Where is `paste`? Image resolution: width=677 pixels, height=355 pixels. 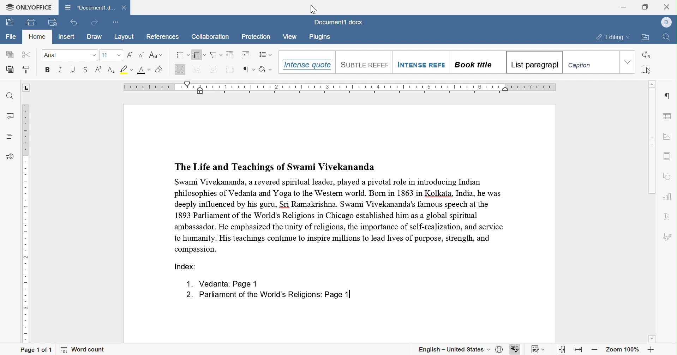 paste is located at coordinates (10, 69).